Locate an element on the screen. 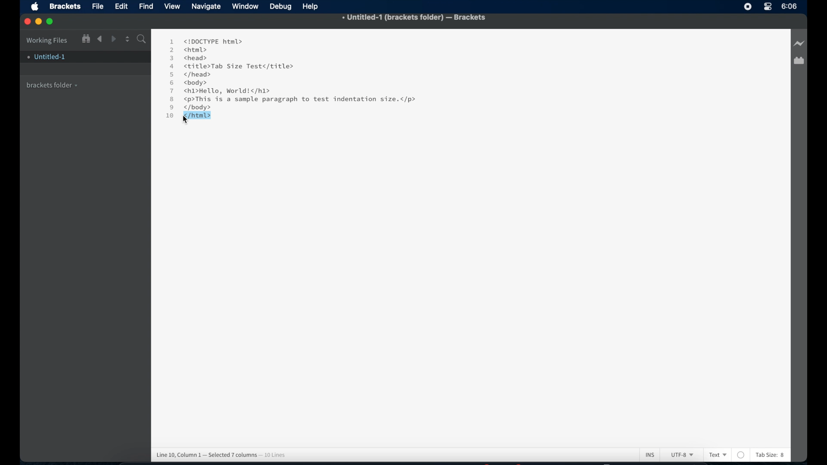  Help is located at coordinates (312, 6).